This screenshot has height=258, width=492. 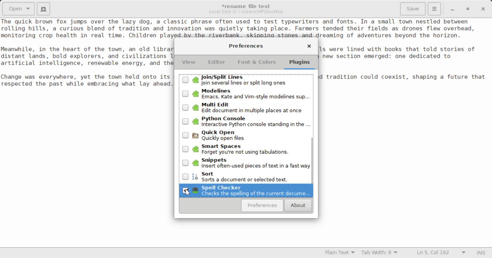 I want to click on Multi Edit Plugin Button Unselected, so click(x=246, y=107).